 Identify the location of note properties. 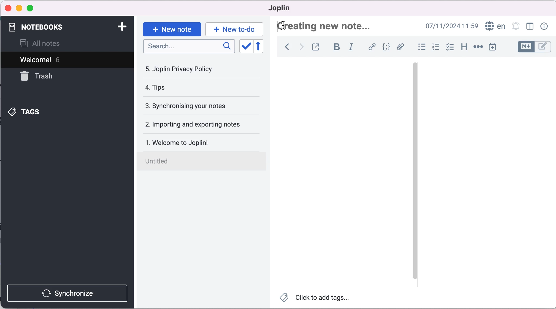
(543, 27).